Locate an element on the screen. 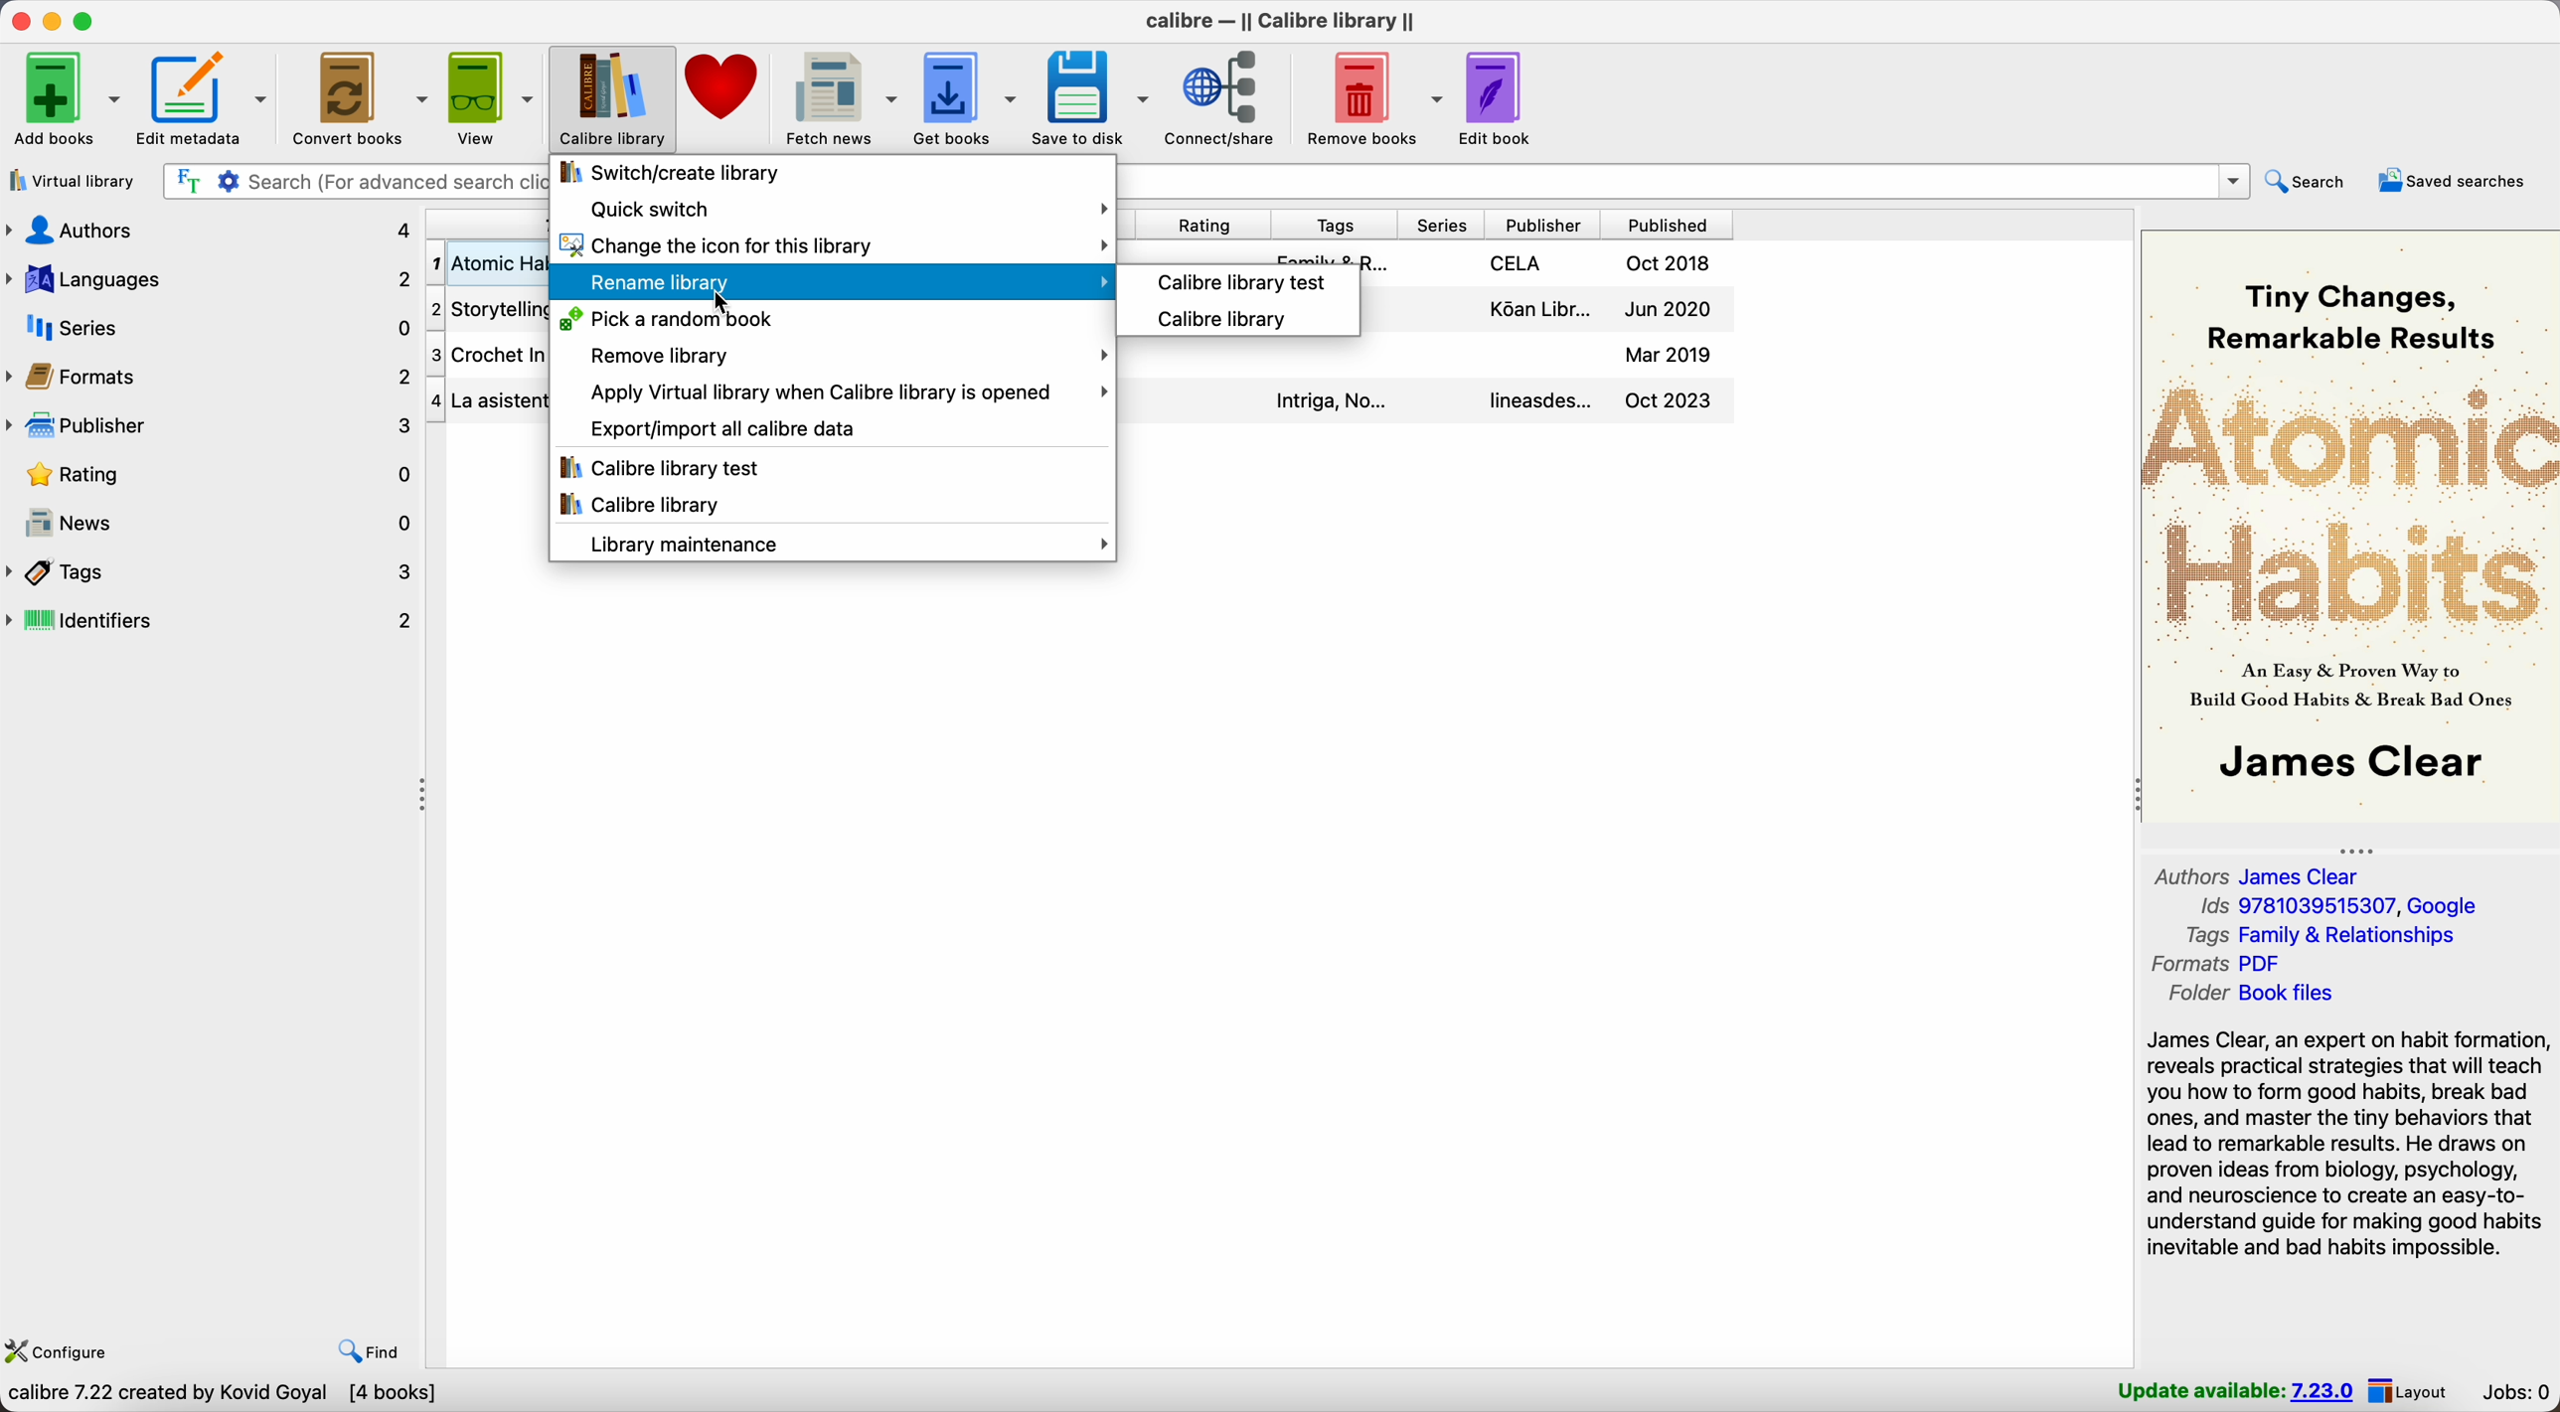  remove library is located at coordinates (843, 354).